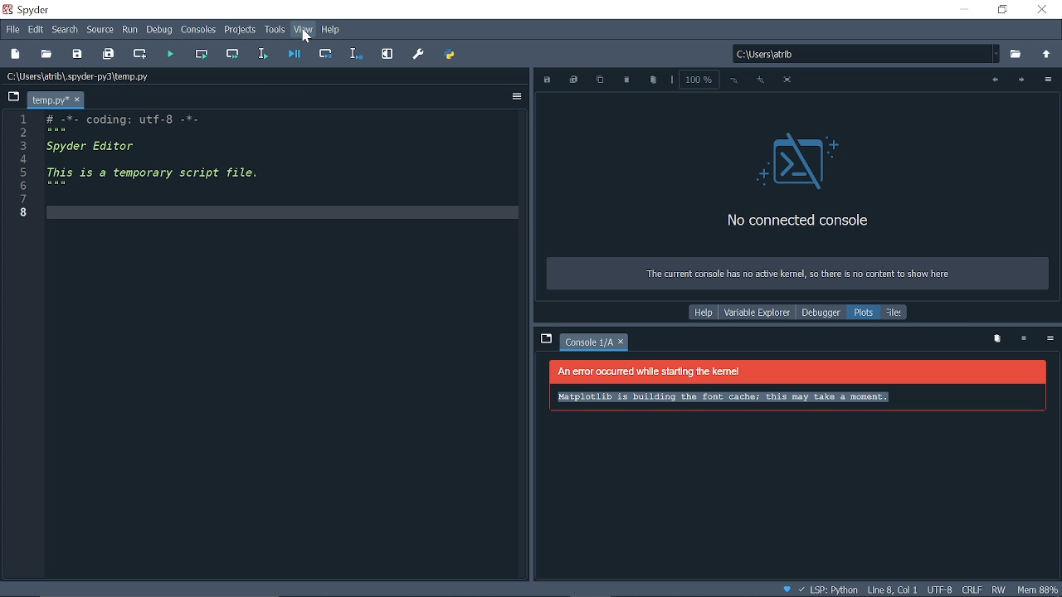 This screenshot has height=597, width=1062. I want to click on Current window, so click(30, 9).